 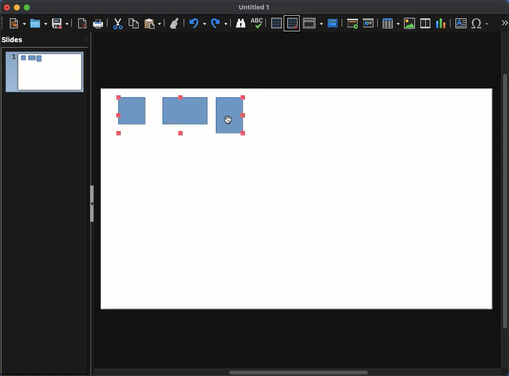 What do you see at coordinates (353, 23) in the screenshot?
I see `Start from first slide` at bounding box center [353, 23].